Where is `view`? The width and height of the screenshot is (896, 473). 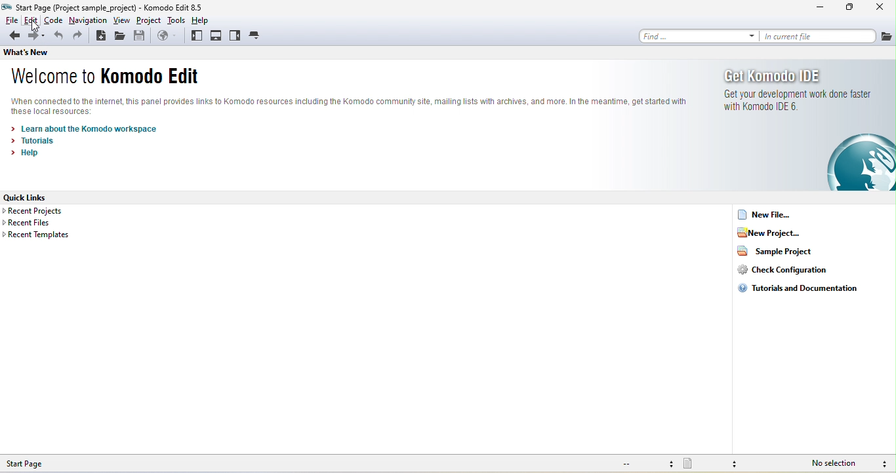 view is located at coordinates (121, 20).